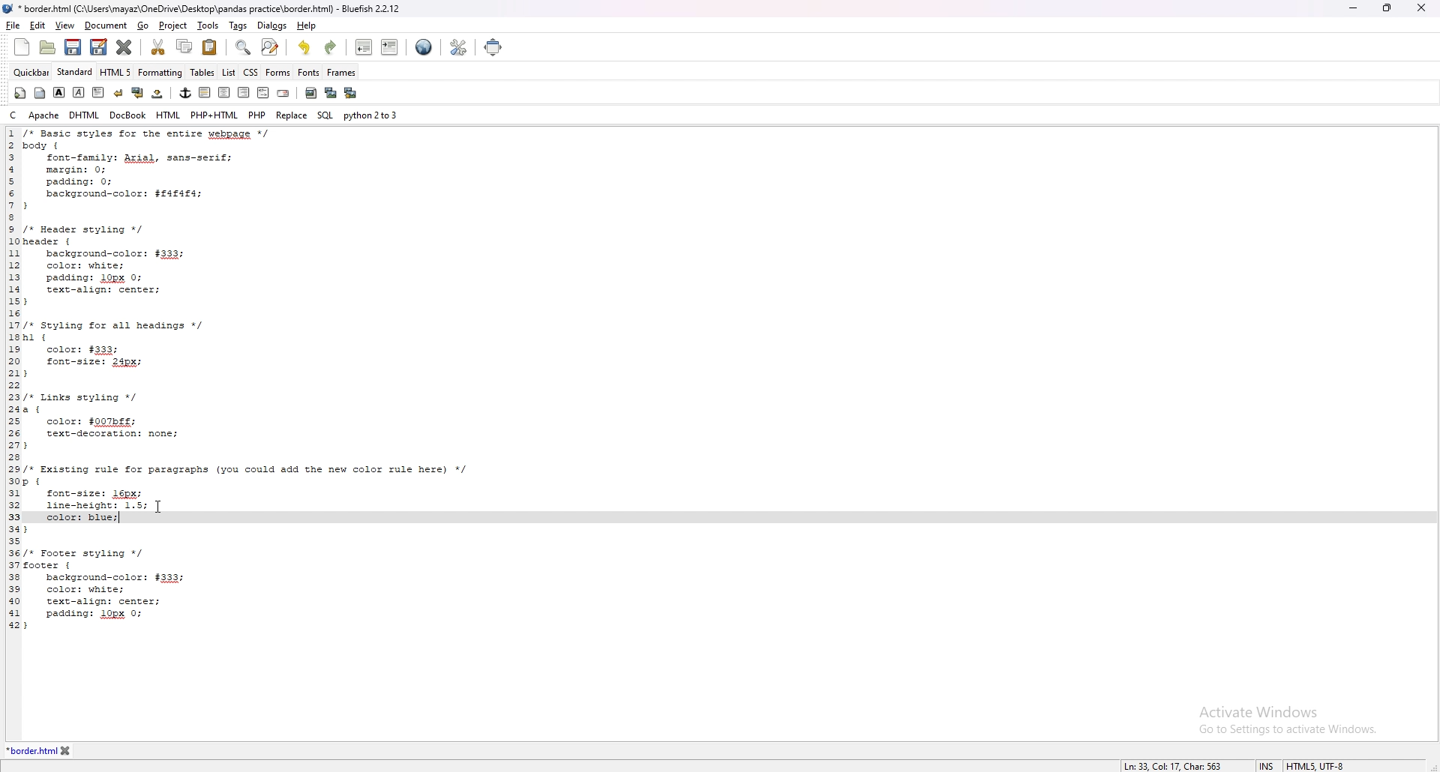  What do you see at coordinates (98, 47) in the screenshot?
I see `save as` at bounding box center [98, 47].